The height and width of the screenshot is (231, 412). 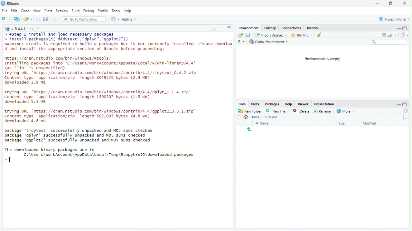 What do you see at coordinates (67, 37) in the screenshot?
I see `2 tia]. packages CoC" Tl dytent sqnlye nodes
> install. packages (c("didytext", "dplyr", “ggplot2"))` at bounding box center [67, 37].